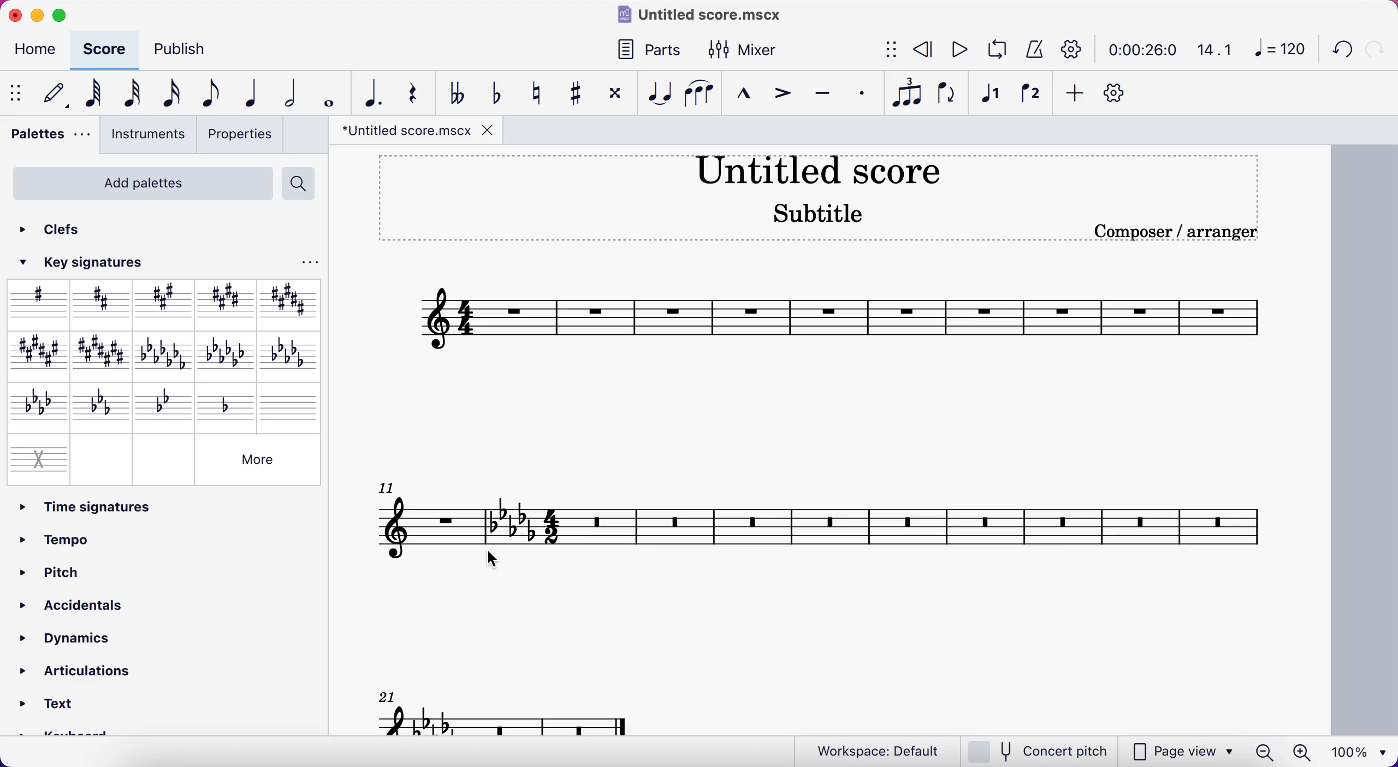 The width and height of the screenshot is (1398, 767). Describe the element at coordinates (1167, 231) in the screenshot. I see `Composer / arranger` at that location.